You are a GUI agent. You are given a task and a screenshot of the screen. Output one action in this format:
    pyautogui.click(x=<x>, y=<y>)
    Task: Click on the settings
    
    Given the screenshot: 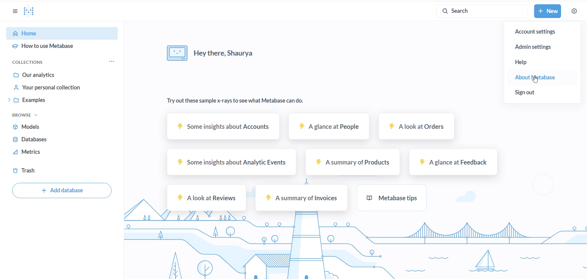 What is the action you would take?
    pyautogui.click(x=575, y=10)
    